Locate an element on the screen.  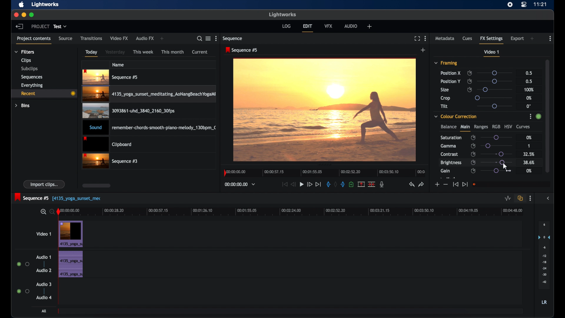
fast forward is located at coordinates (309, 184).